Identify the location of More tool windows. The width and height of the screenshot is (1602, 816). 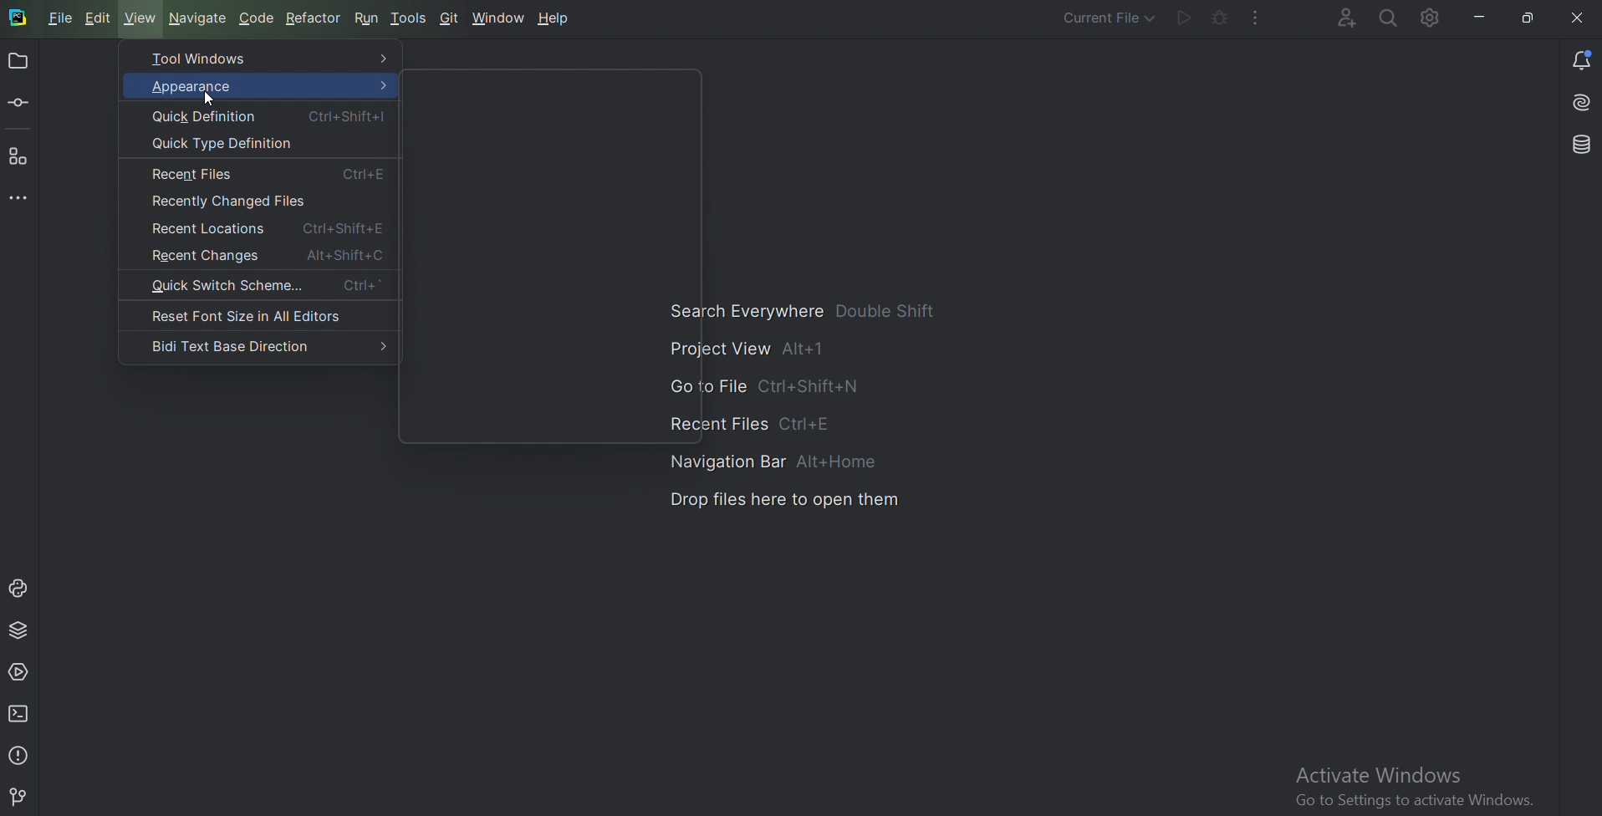
(23, 196).